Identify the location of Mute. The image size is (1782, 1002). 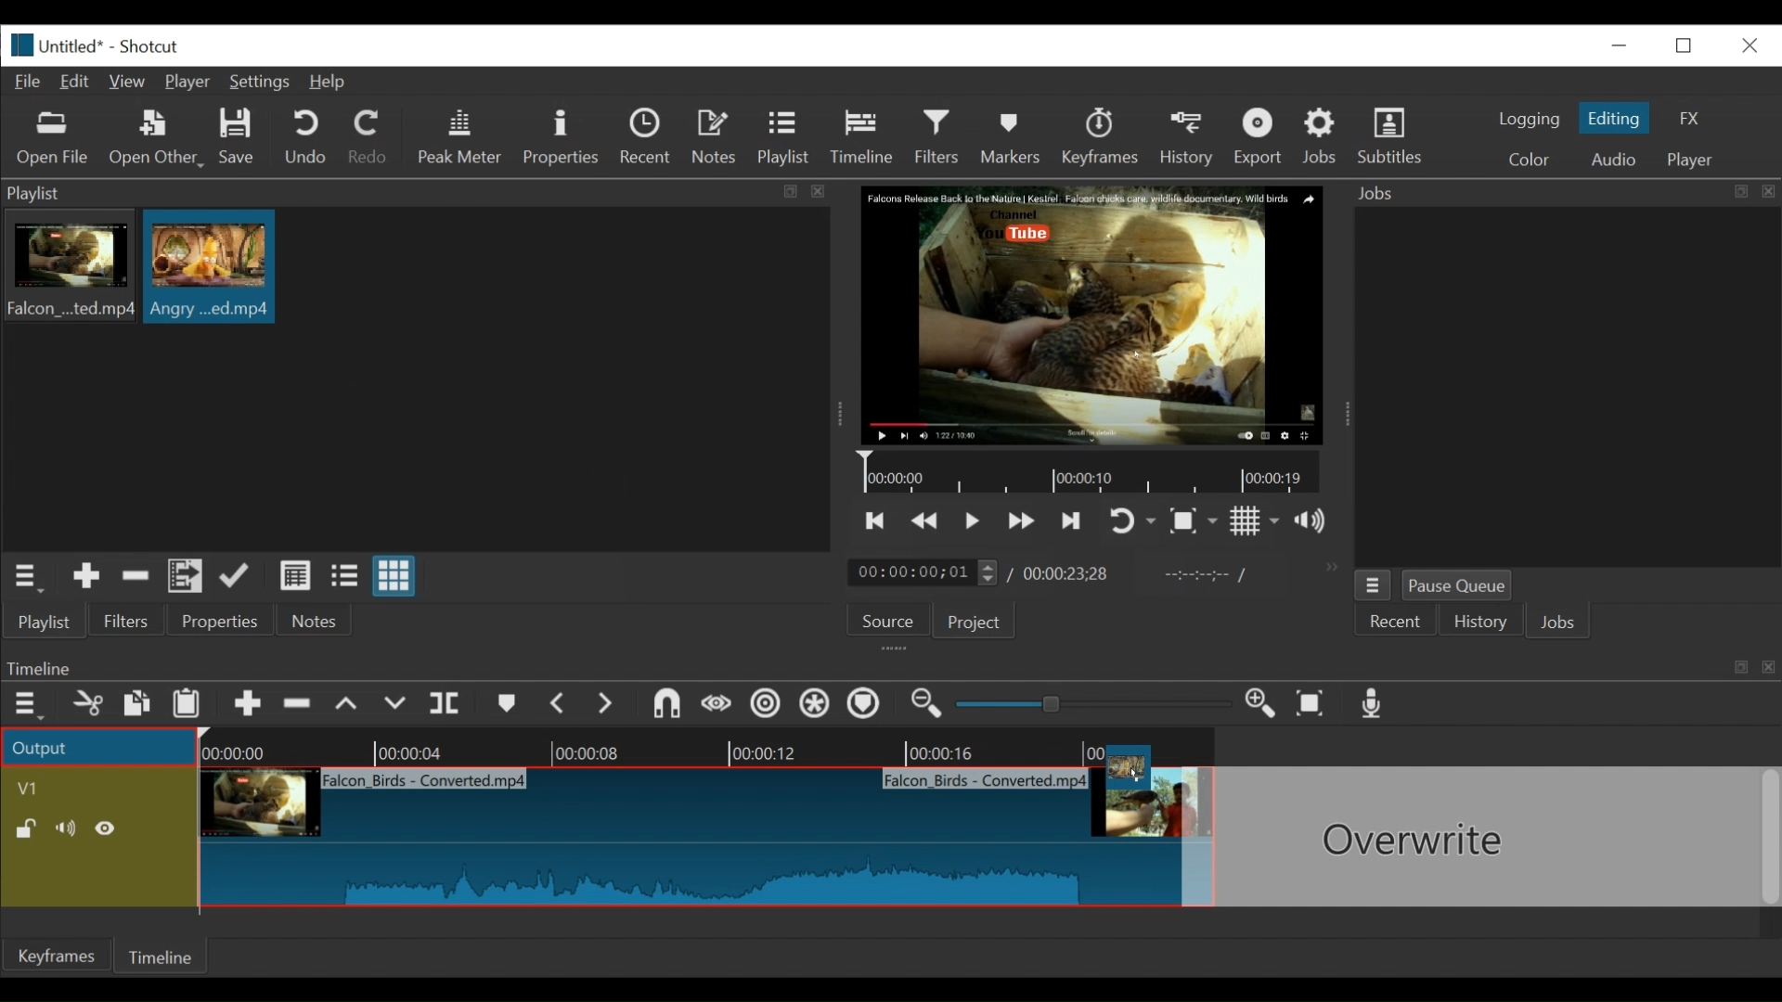
(70, 829).